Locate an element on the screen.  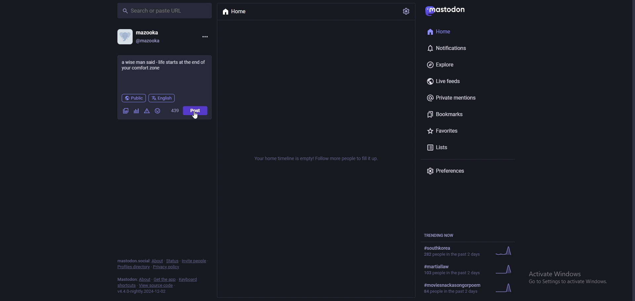
trending is located at coordinates (469, 269).